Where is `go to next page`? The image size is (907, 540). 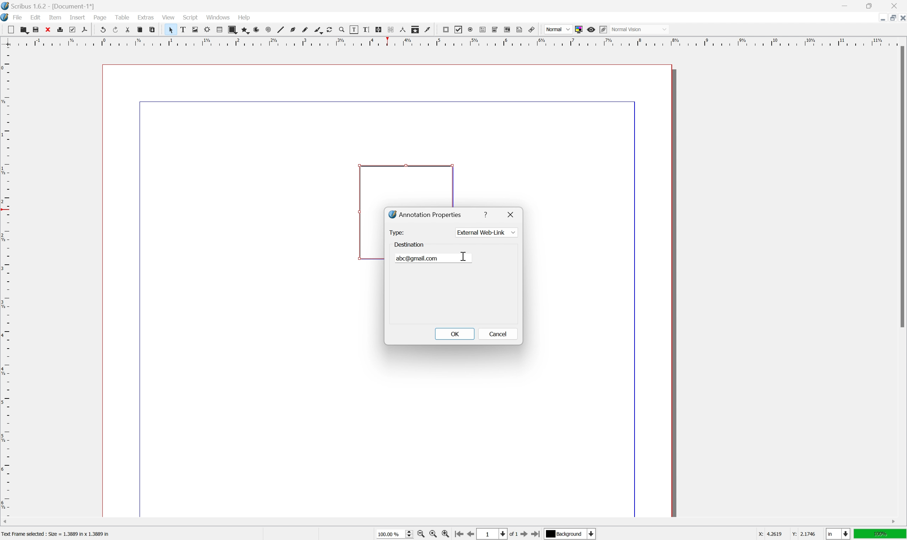
go to next page is located at coordinates (526, 535).